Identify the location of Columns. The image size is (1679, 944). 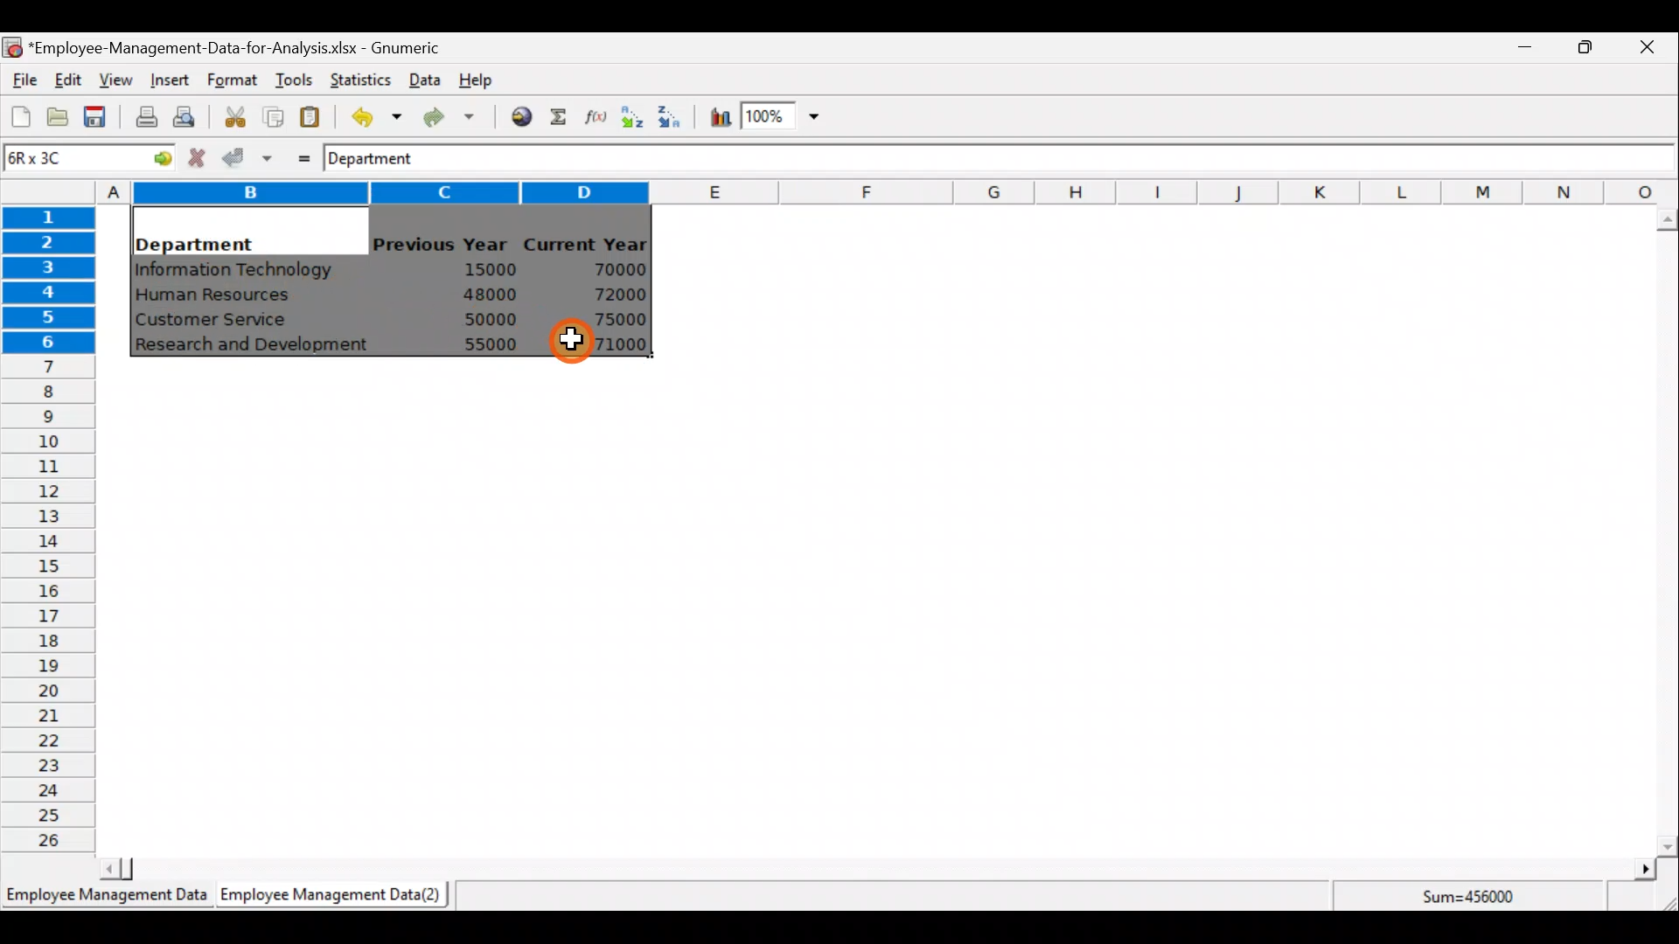
(887, 193).